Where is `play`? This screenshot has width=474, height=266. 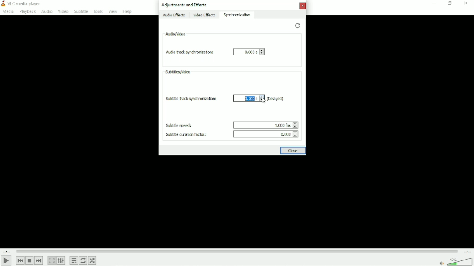 play is located at coordinates (6, 260).